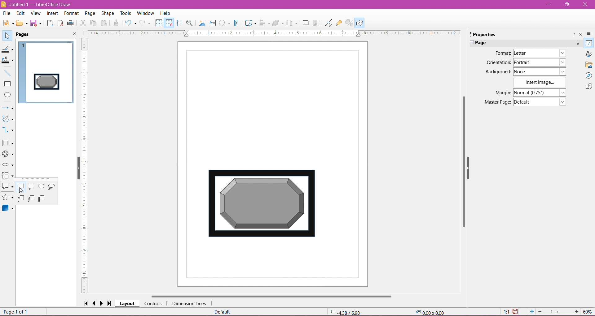 Image resolution: width=595 pixels, height=316 pixels. I want to click on Callout Shapes, so click(8, 188).